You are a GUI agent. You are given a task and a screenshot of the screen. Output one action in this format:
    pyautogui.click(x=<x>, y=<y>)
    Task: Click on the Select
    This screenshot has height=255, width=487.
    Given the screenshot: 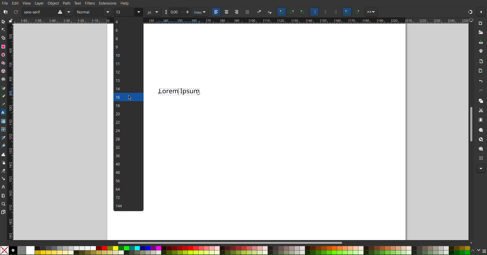 What is the action you would take?
    pyautogui.click(x=4, y=22)
    